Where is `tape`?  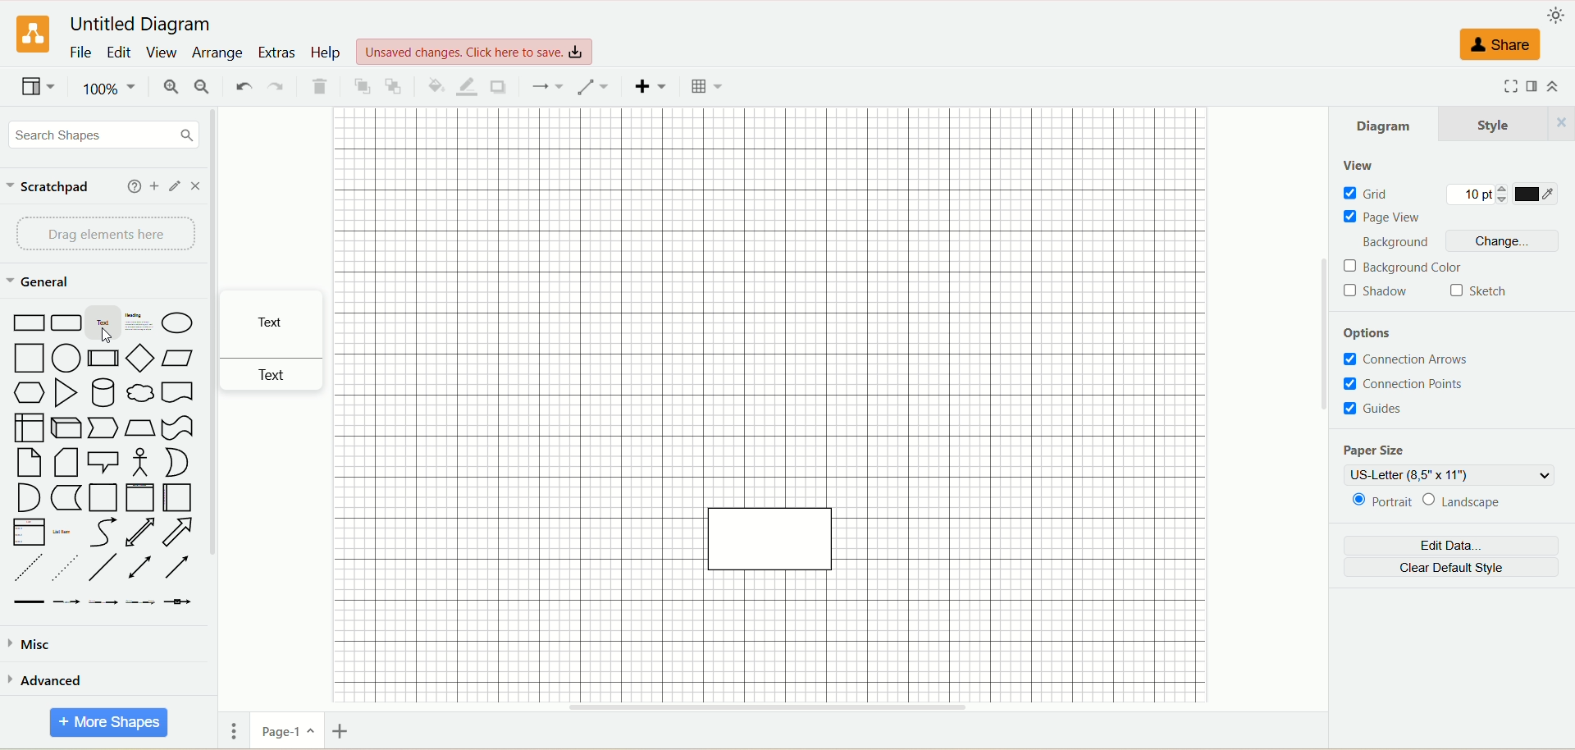 tape is located at coordinates (180, 428).